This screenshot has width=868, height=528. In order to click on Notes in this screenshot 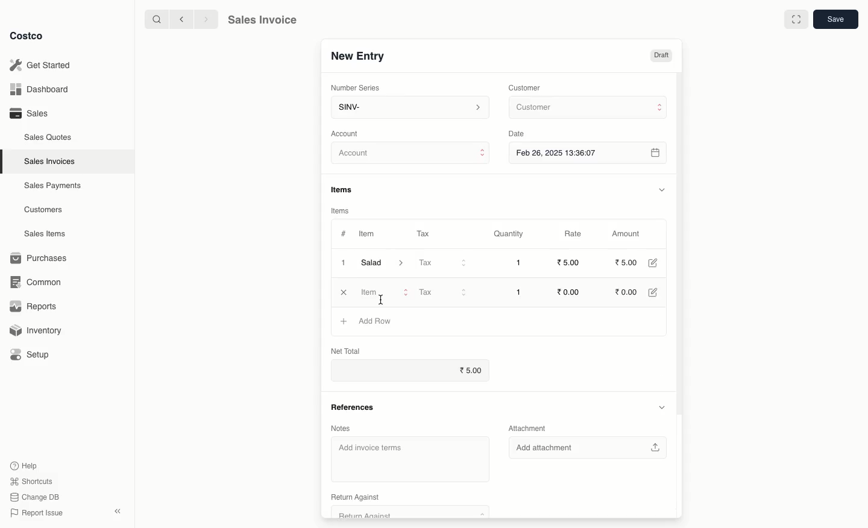, I will do `click(341, 428)`.